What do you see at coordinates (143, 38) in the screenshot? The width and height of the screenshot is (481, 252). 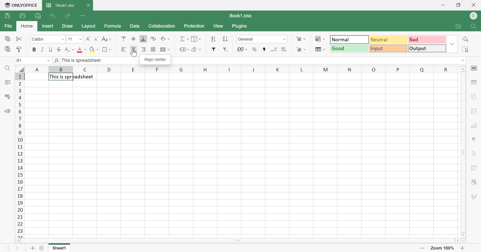 I see `Align Bottom` at bounding box center [143, 38].